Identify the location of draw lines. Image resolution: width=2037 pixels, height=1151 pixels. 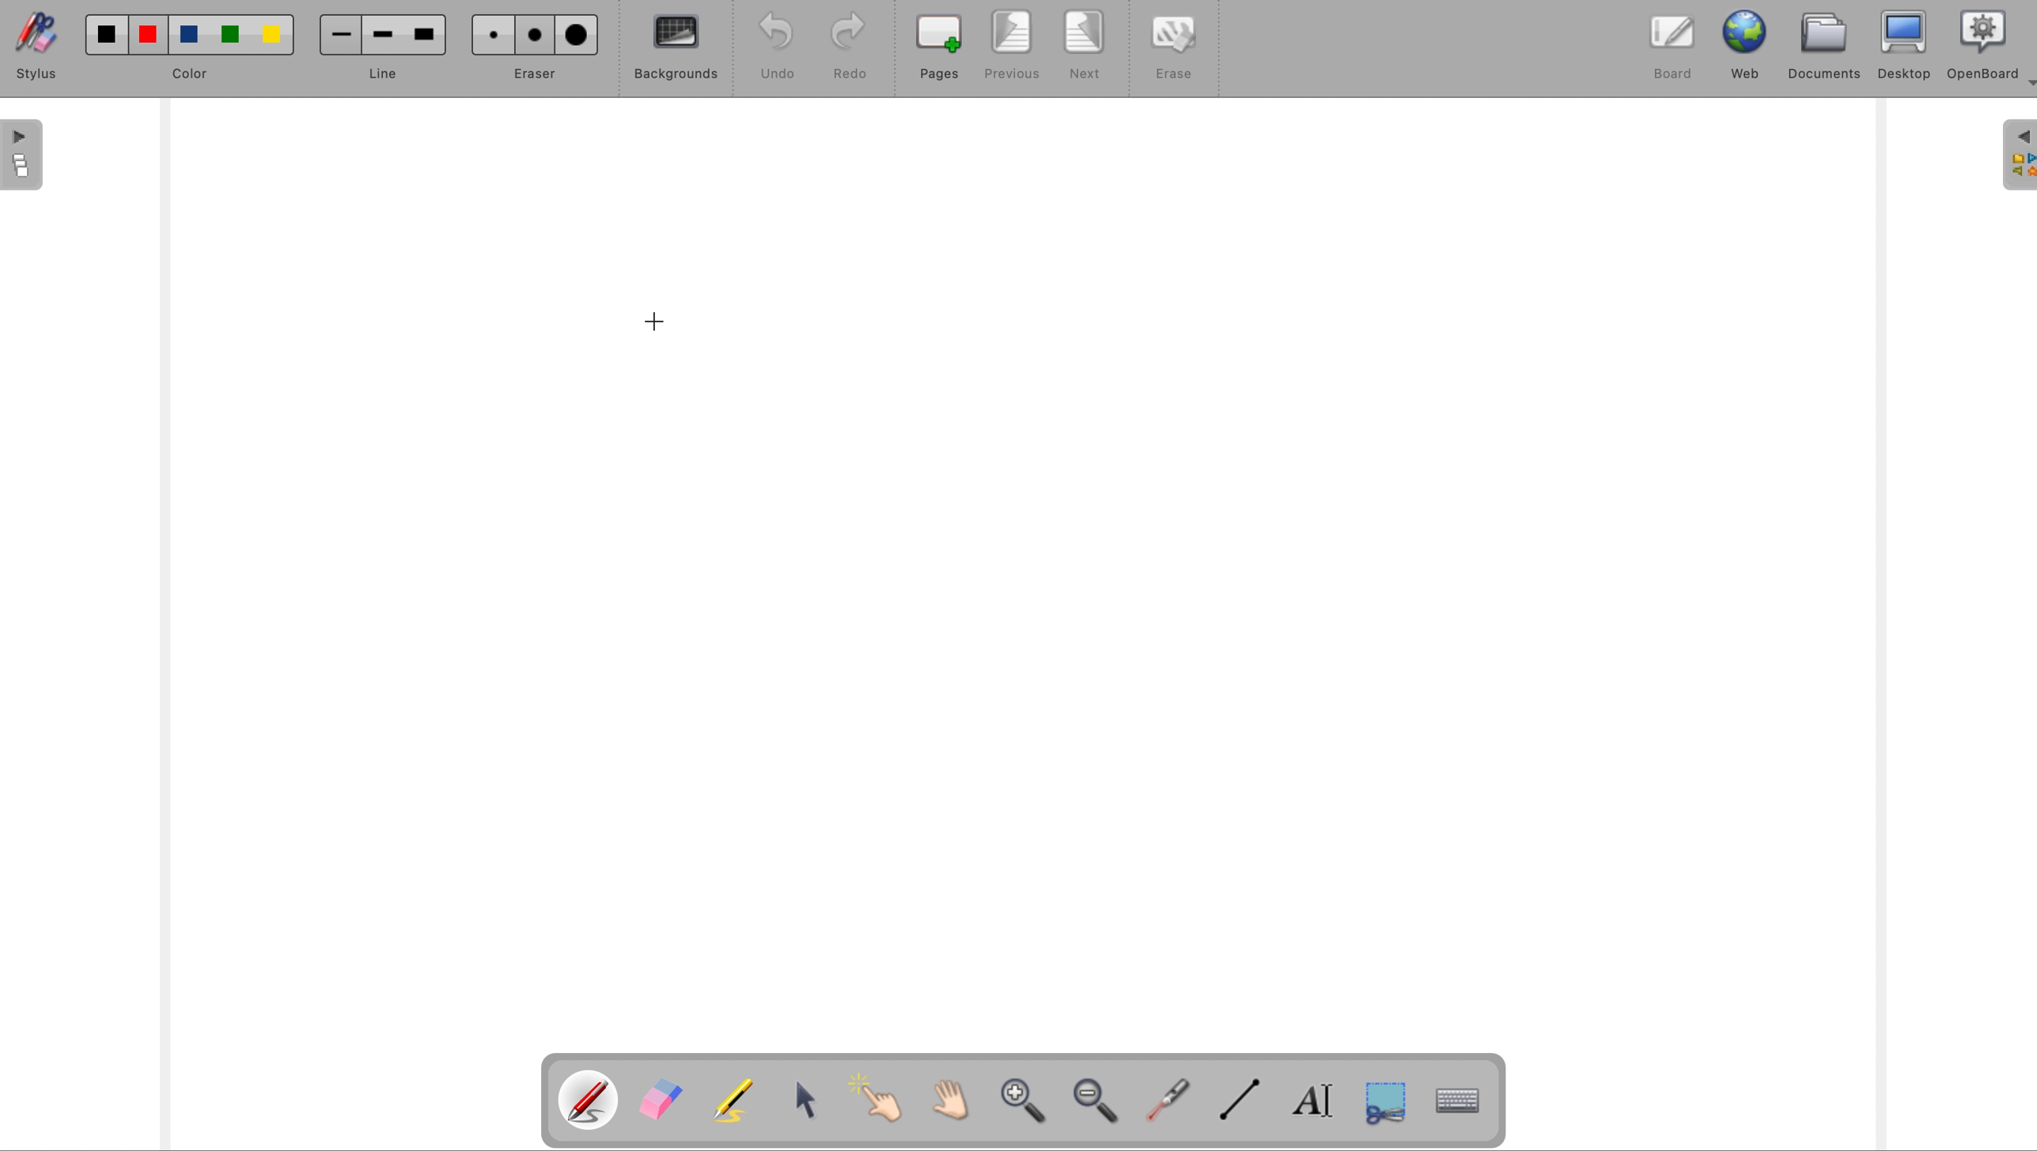
(1244, 1106).